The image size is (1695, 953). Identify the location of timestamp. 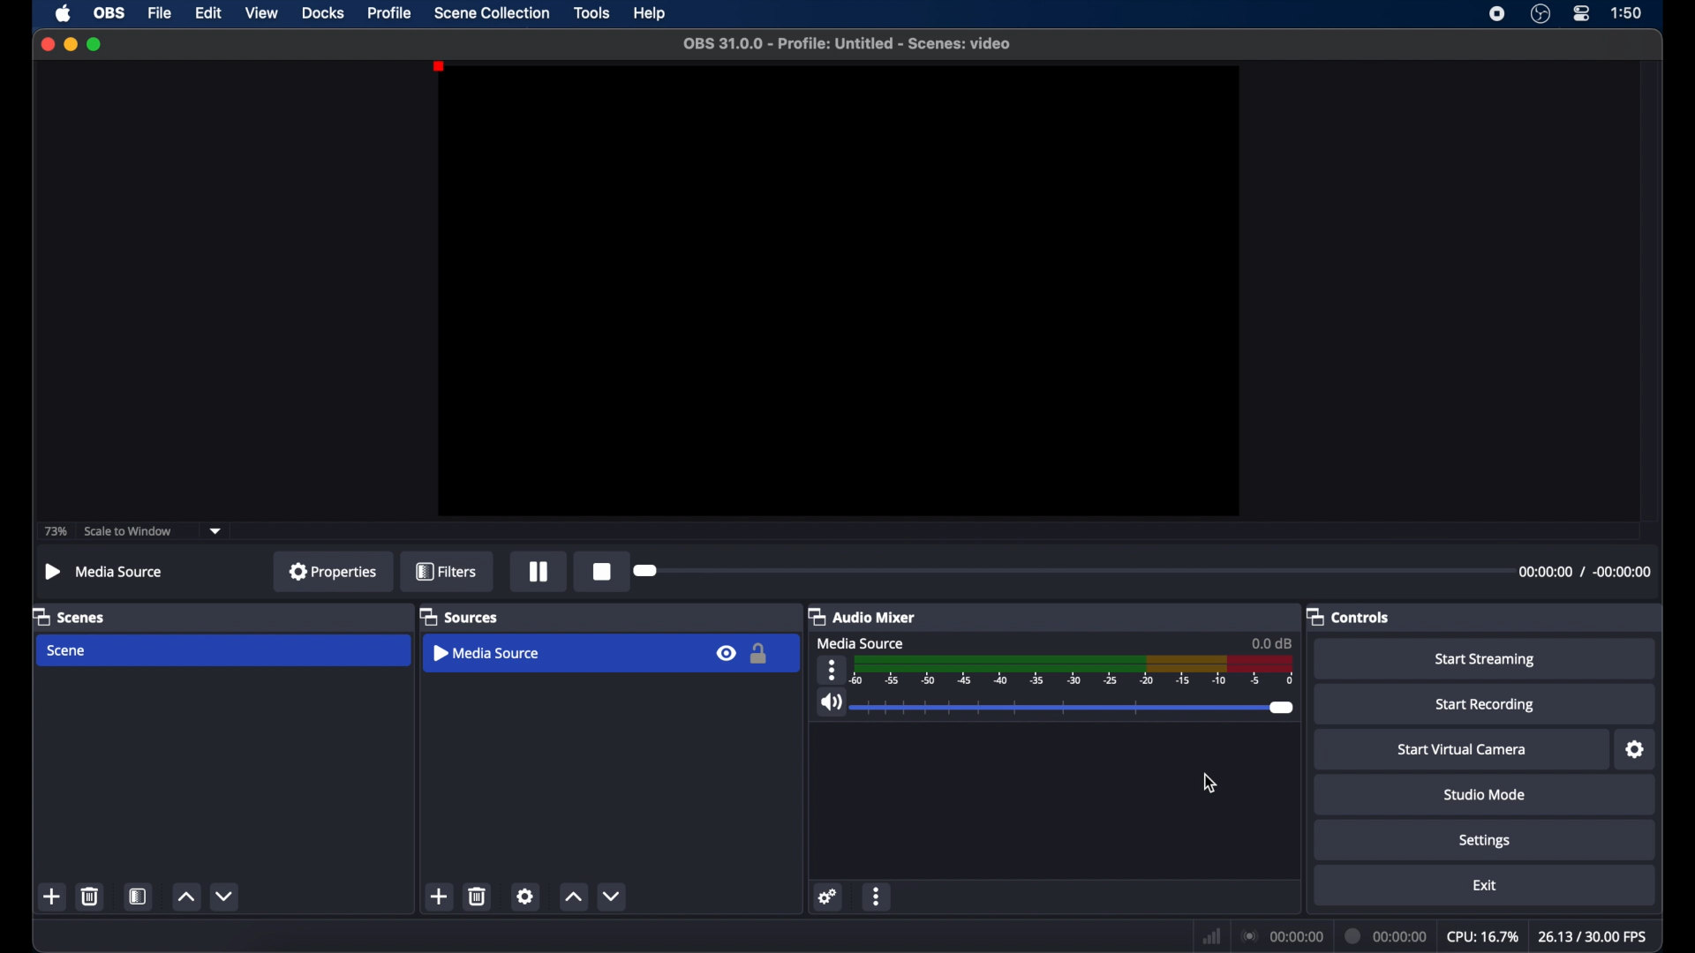
(1584, 574).